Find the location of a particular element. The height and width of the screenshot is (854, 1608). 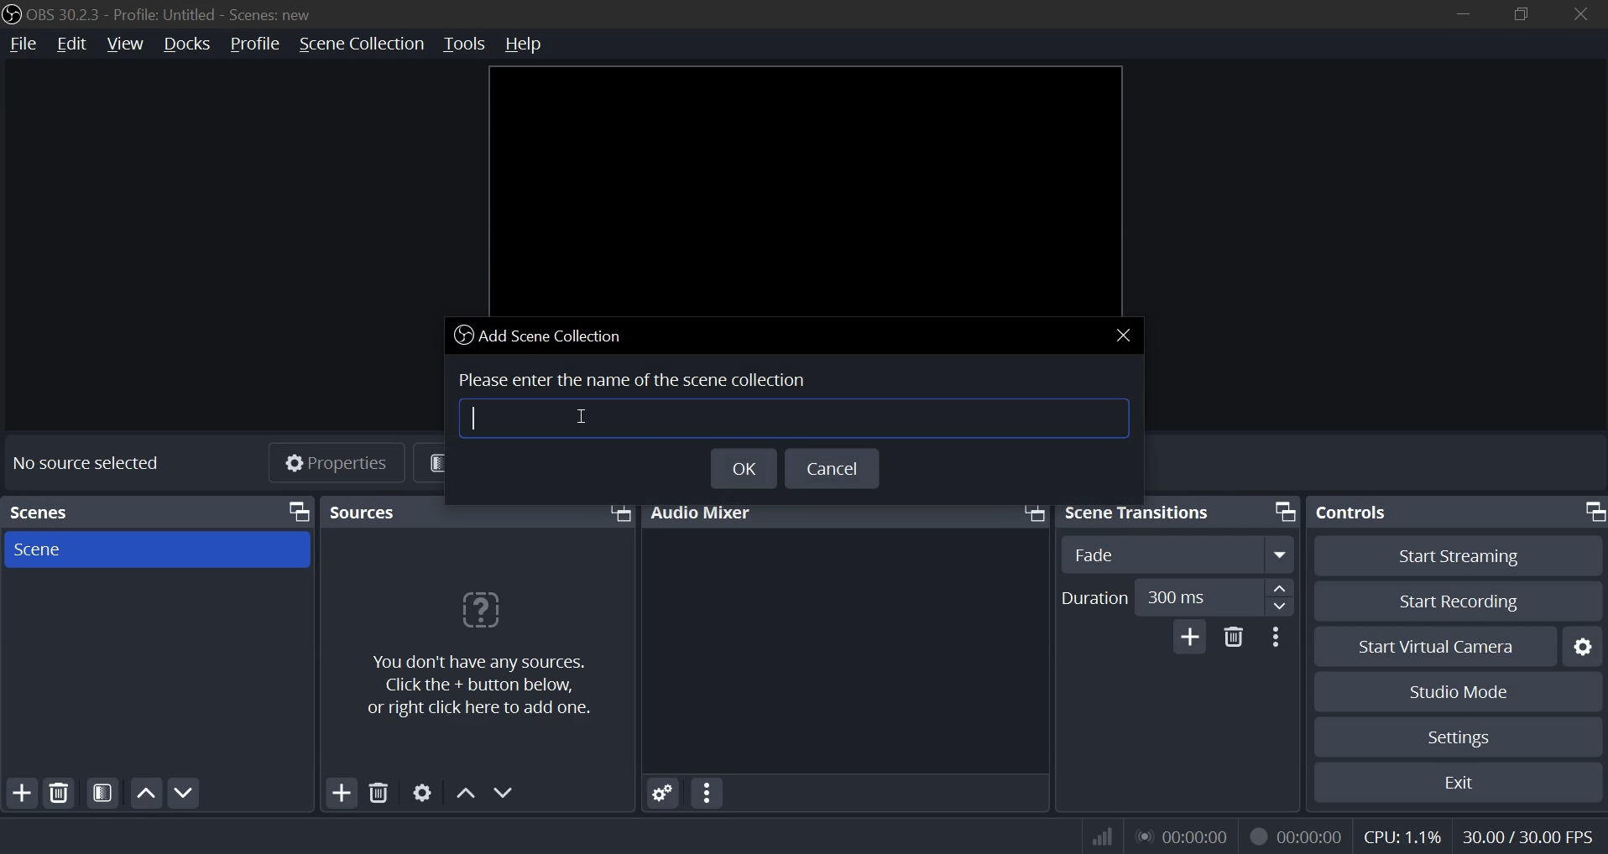

minimize is located at coordinates (1464, 12).